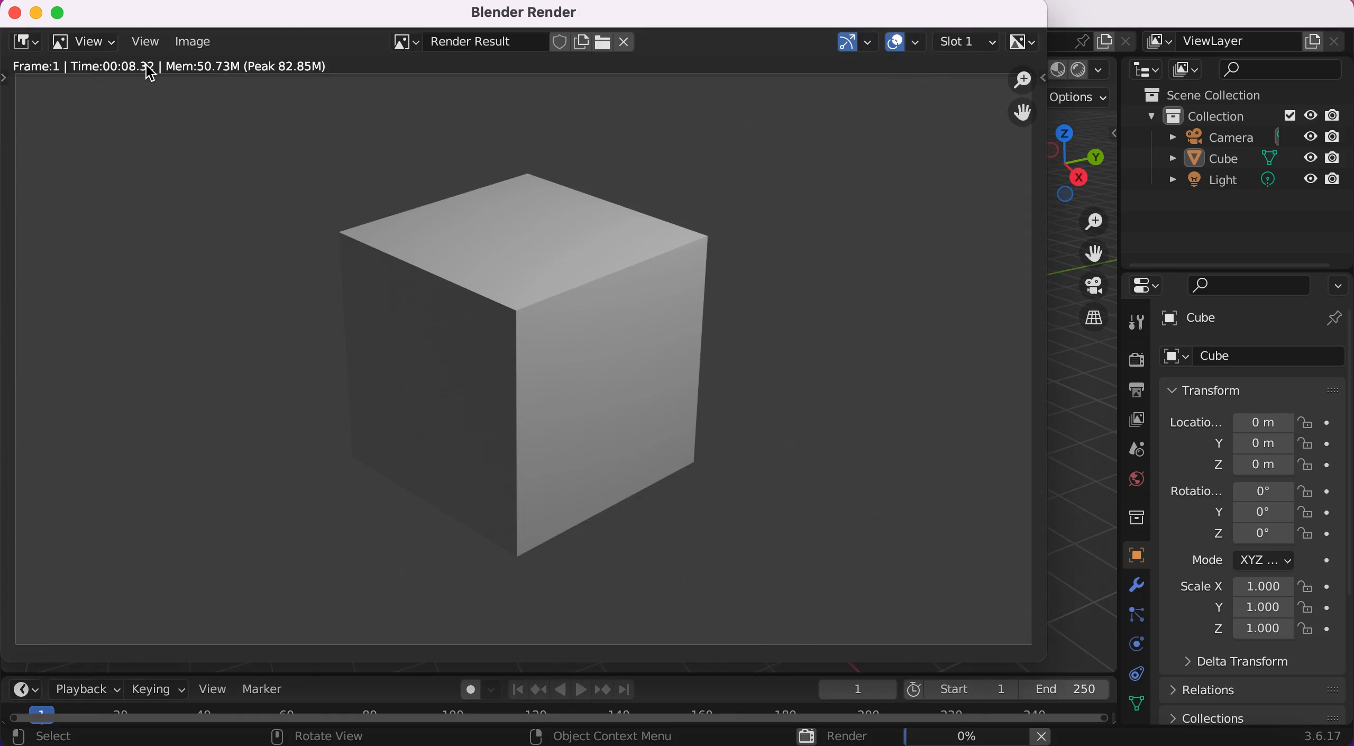 This screenshot has width=1354, height=746. What do you see at coordinates (1252, 319) in the screenshot?
I see `cube` at bounding box center [1252, 319].